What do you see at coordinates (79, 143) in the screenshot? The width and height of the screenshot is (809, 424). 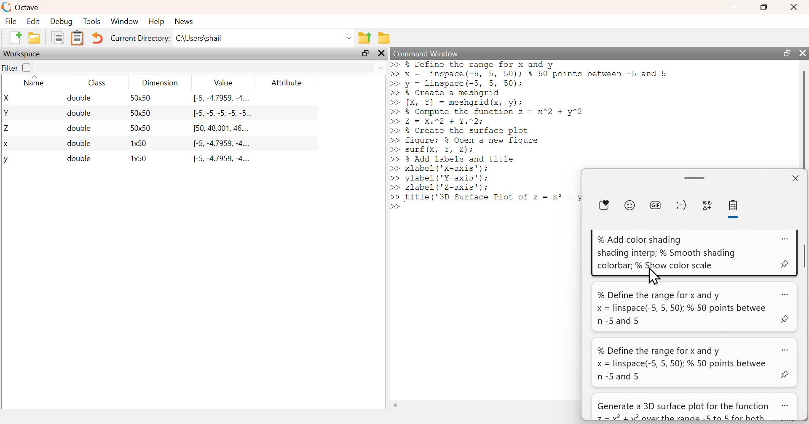 I see `double` at bounding box center [79, 143].